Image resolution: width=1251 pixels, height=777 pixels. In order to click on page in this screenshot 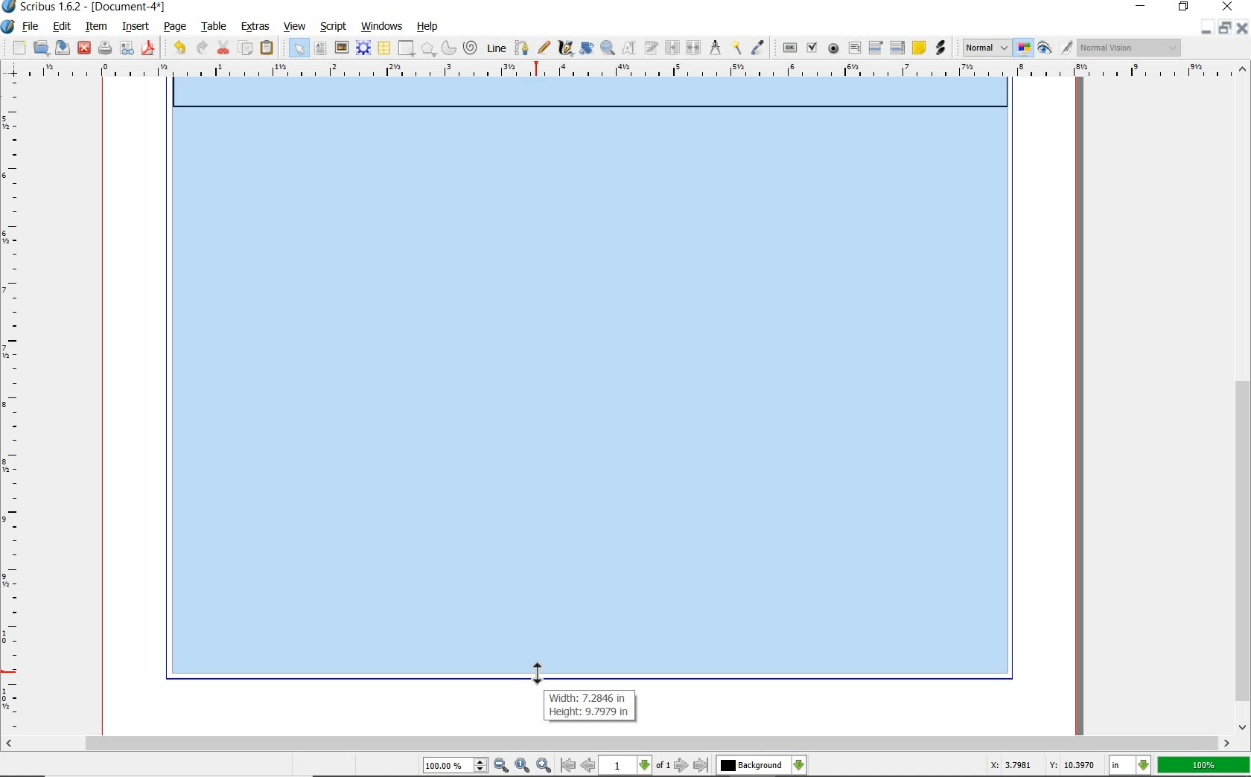, I will do `click(176, 28)`.